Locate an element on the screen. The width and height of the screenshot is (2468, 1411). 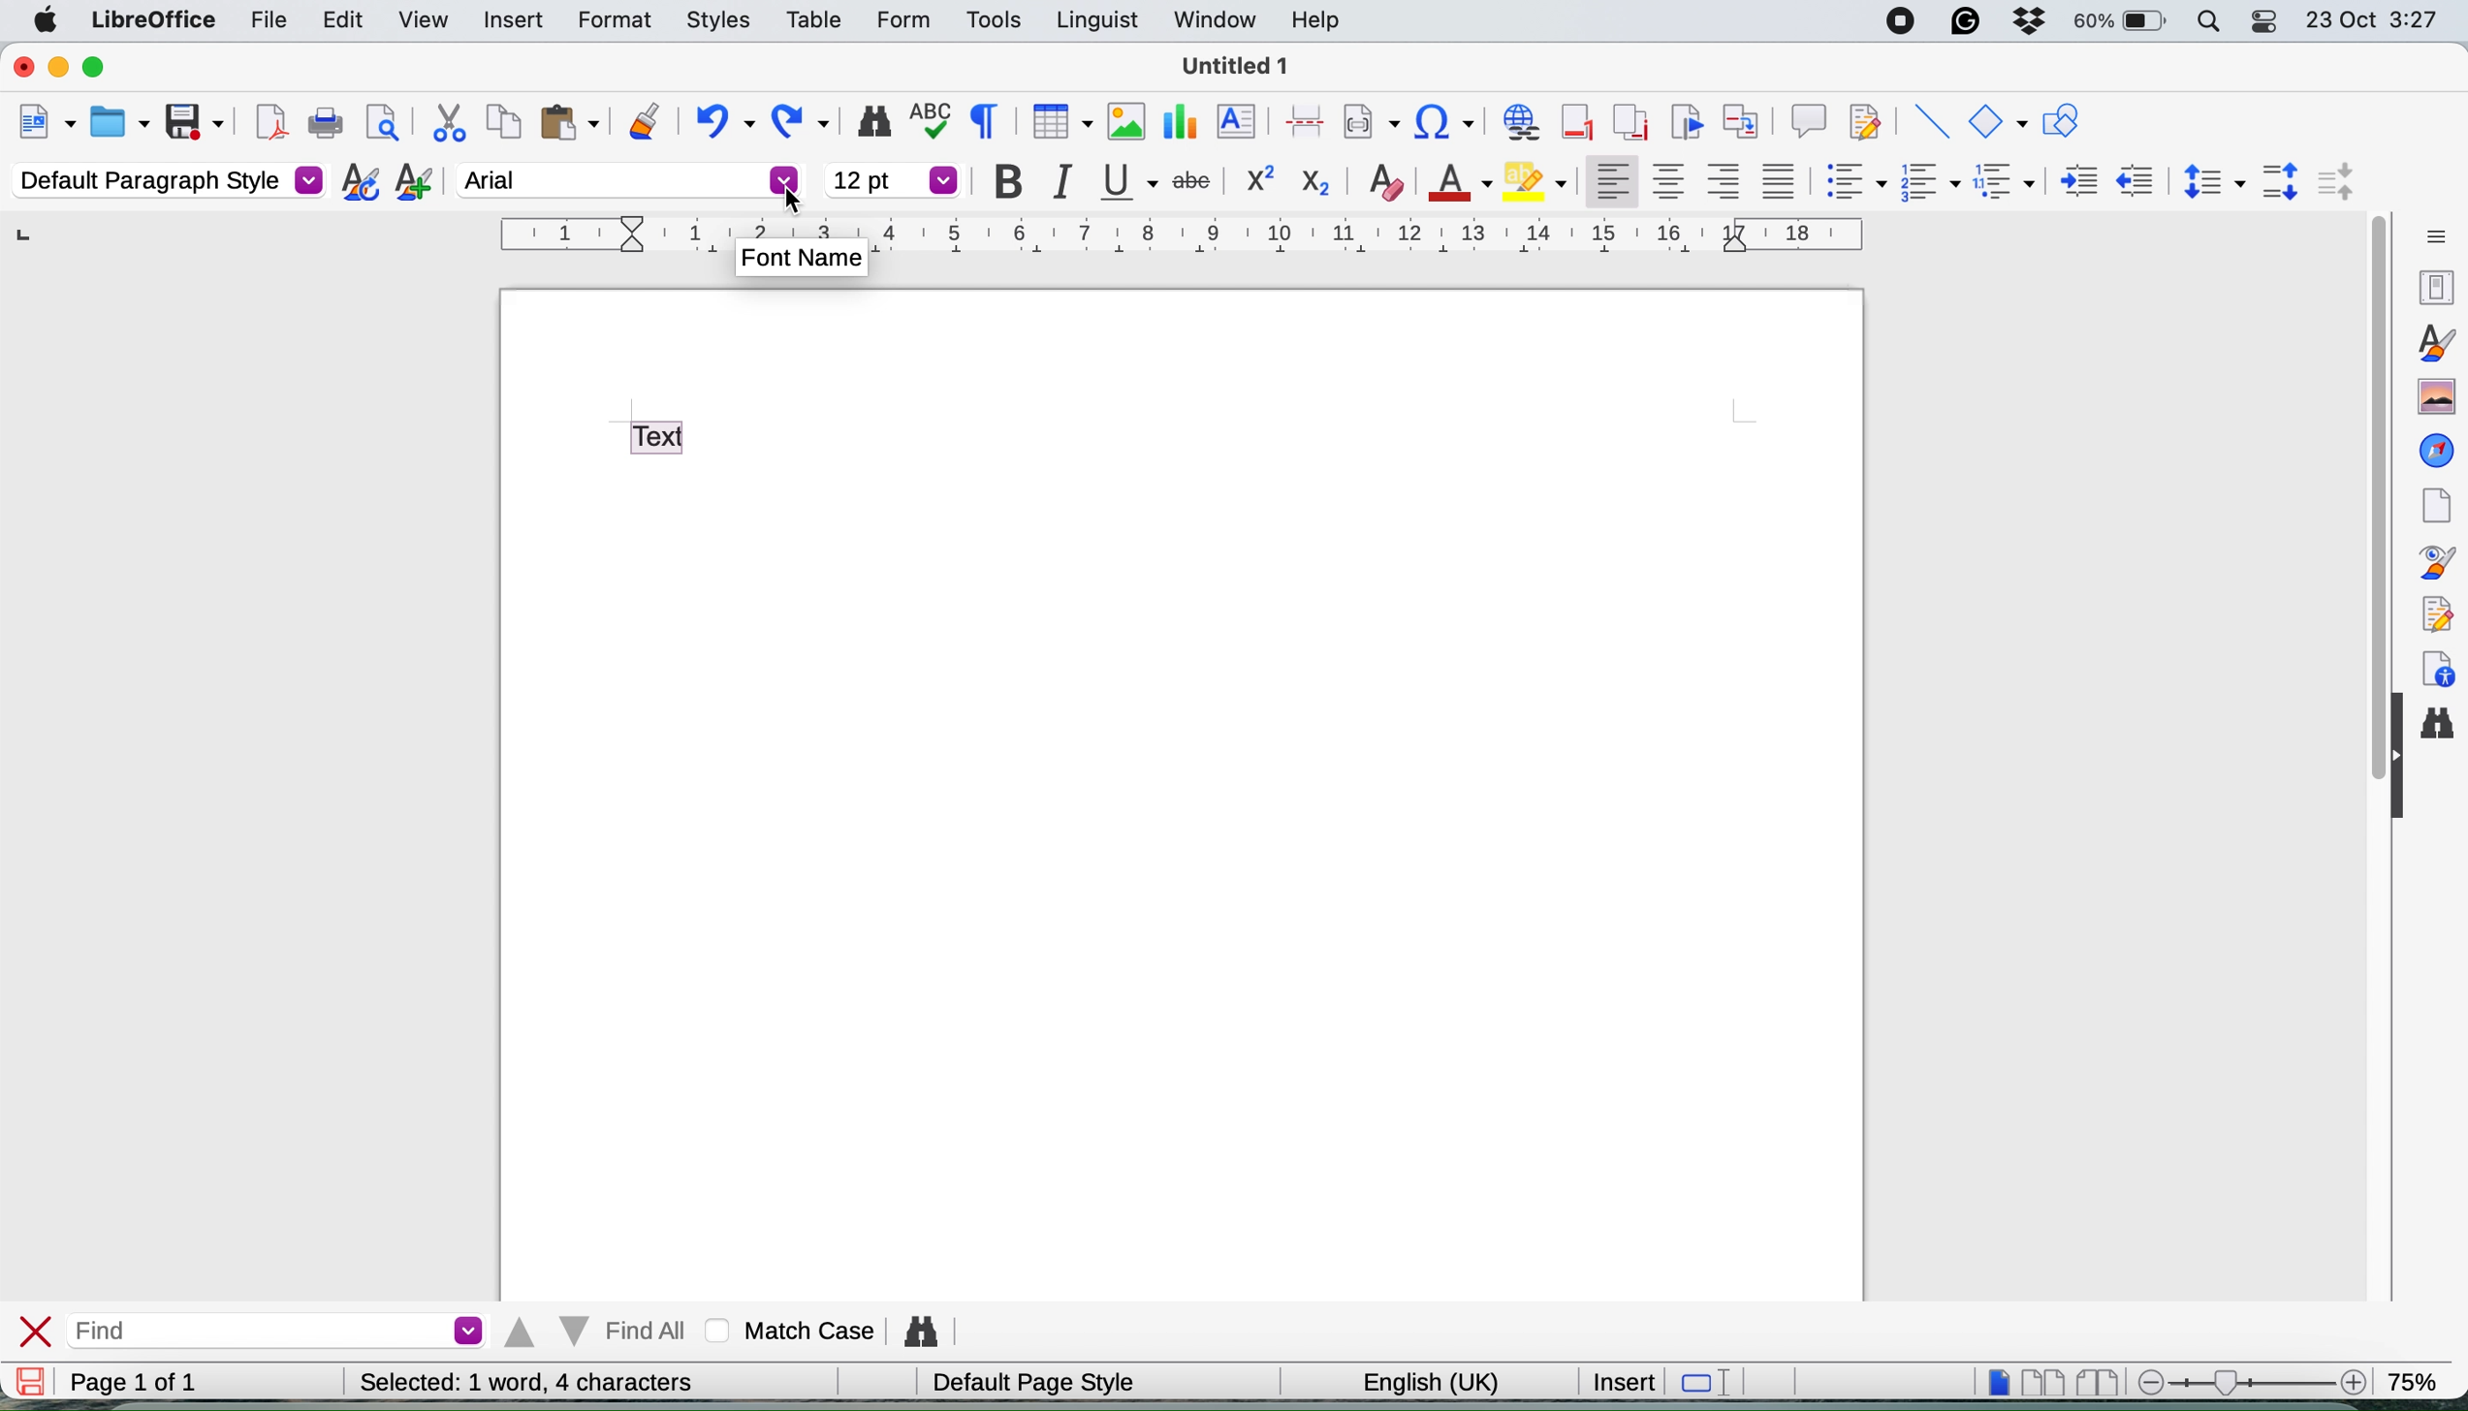
insert comment is located at coordinates (1807, 122).